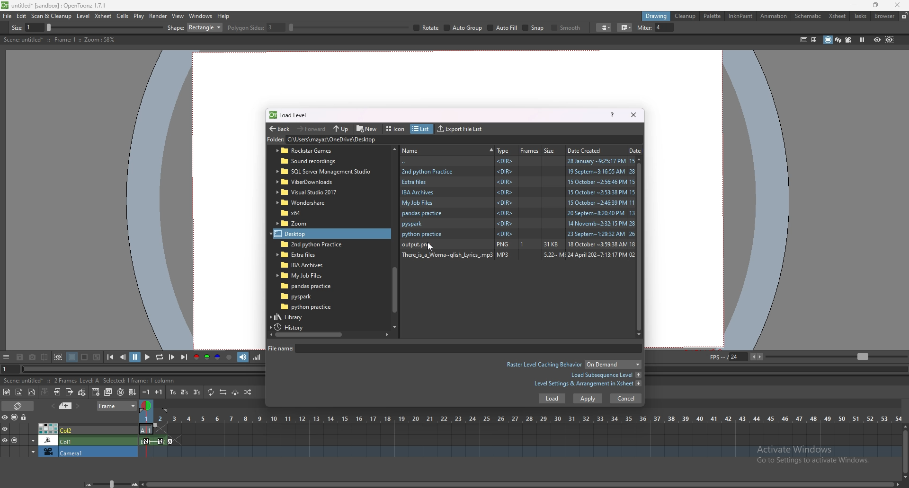 Image resolution: width=909 pixels, height=488 pixels. What do you see at coordinates (84, 16) in the screenshot?
I see `level` at bounding box center [84, 16].